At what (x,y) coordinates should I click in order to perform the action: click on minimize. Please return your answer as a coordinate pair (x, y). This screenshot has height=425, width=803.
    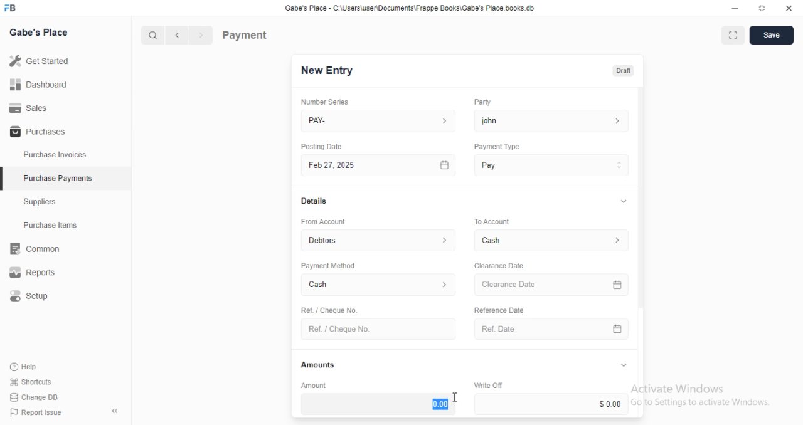
    Looking at the image, I should click on (731, 8).